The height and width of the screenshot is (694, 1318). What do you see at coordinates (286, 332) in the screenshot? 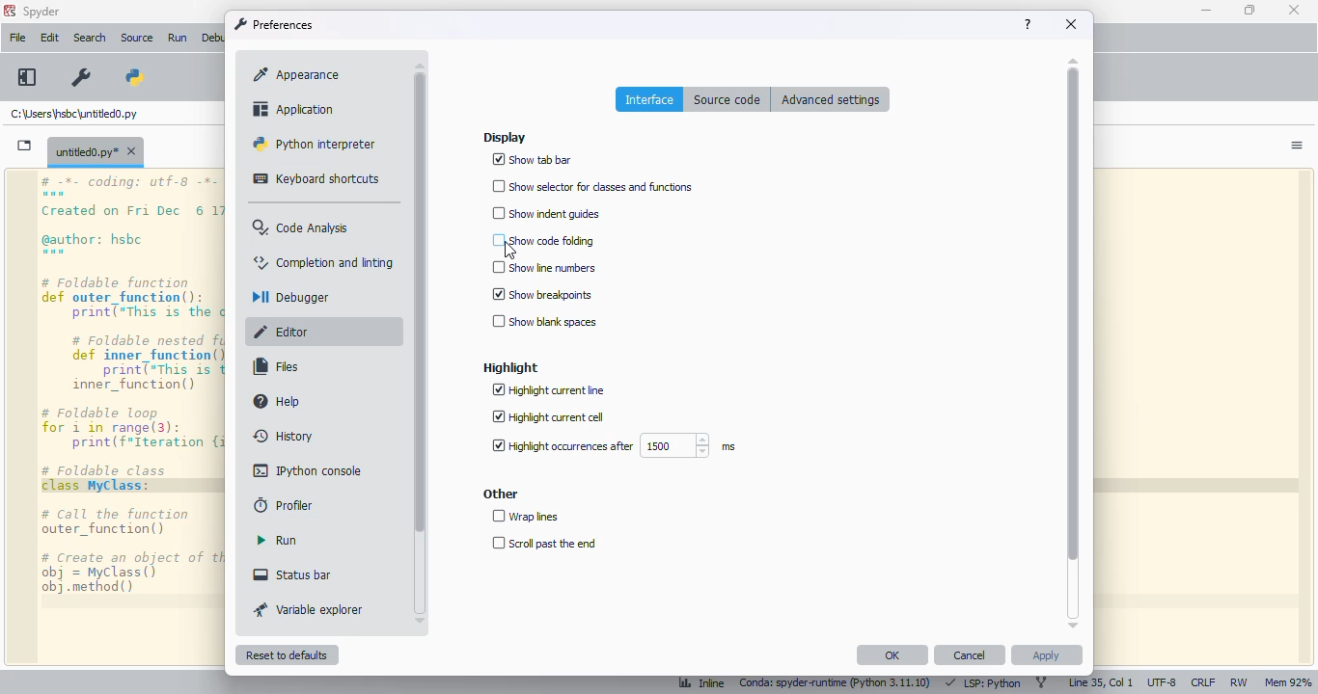
I see `editor` at bounding box center [286, 332].